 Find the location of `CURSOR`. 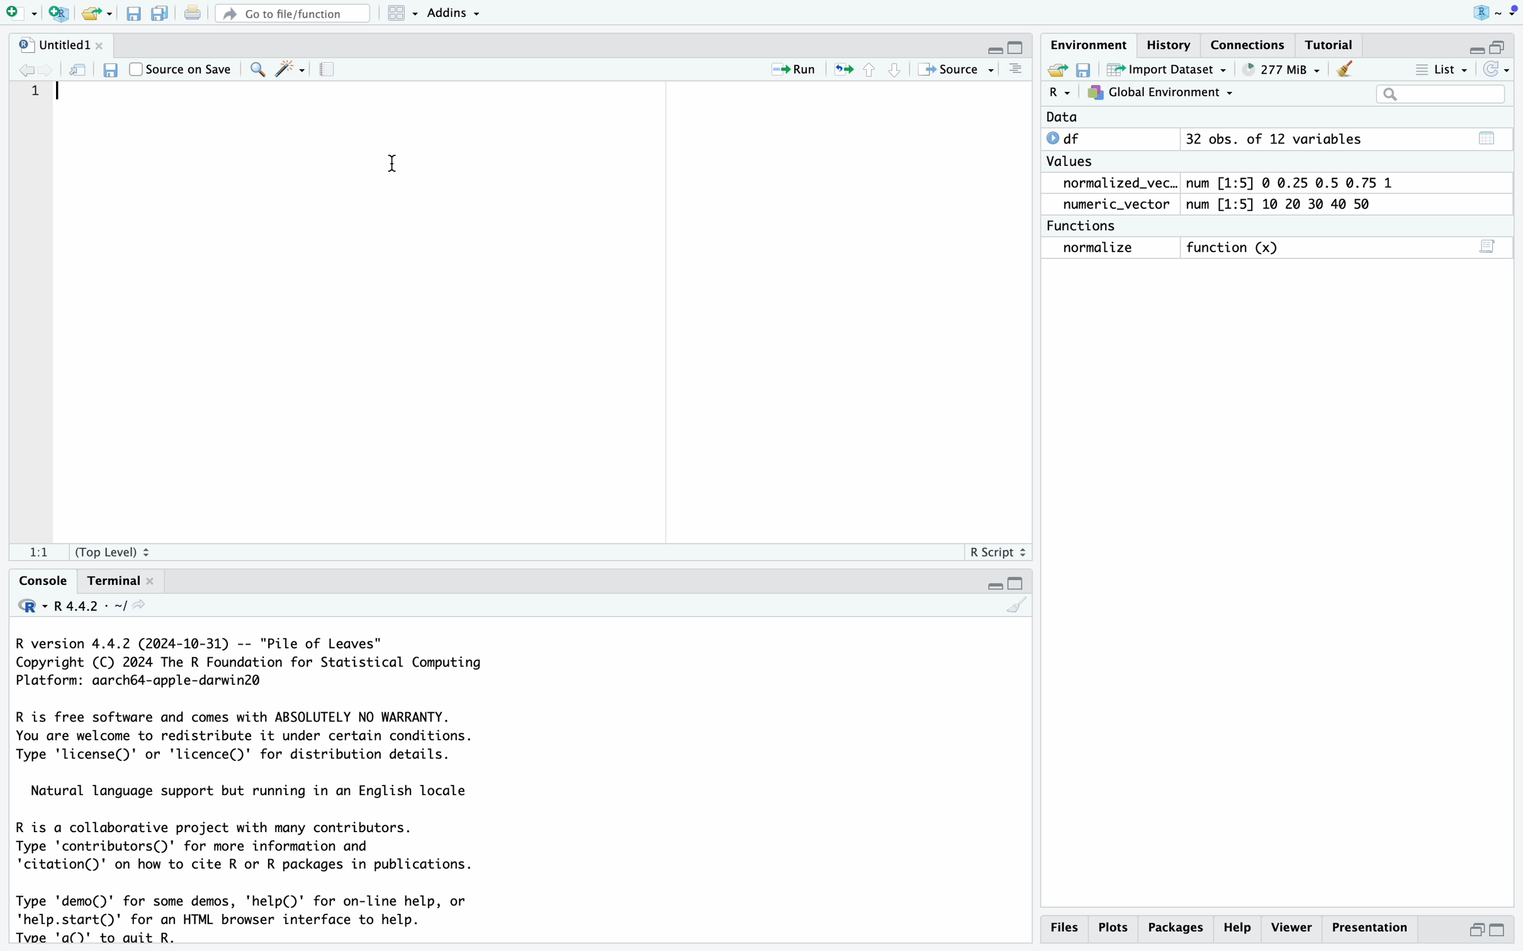

CURSOR is located at coordinates (63, 91).